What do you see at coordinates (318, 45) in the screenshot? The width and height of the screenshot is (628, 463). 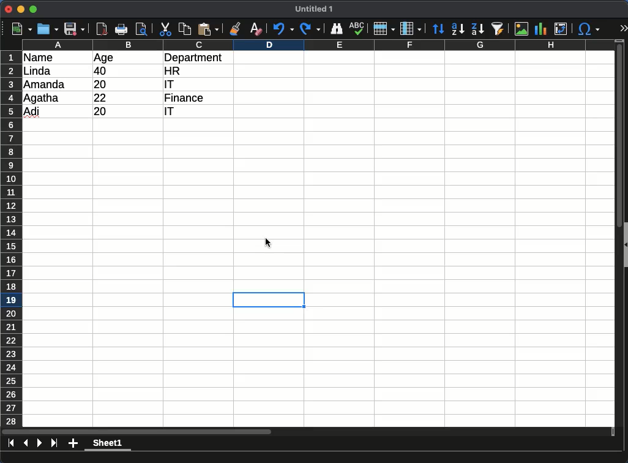 I see `columns` at bounding box center [318, 45].